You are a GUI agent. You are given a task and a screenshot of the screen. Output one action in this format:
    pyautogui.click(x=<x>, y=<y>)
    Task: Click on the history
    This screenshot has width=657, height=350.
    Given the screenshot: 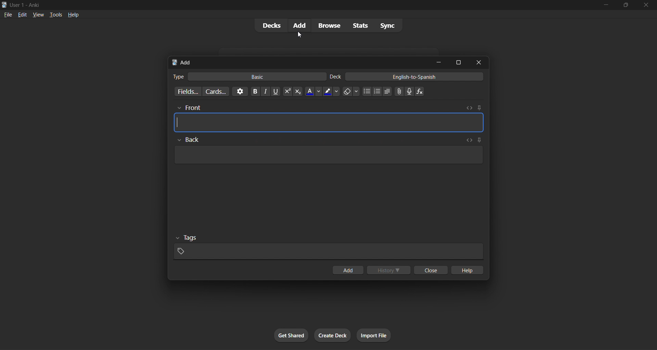 What is the action you would take?
    pyautogui.click(x=390, y=269)
    